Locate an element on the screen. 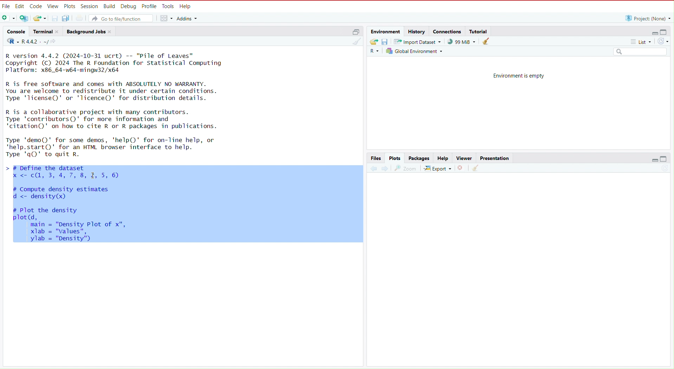 The width and height of the screenshot is (674, 369). clear objects from the workspace is located at coordinates (486, 41).